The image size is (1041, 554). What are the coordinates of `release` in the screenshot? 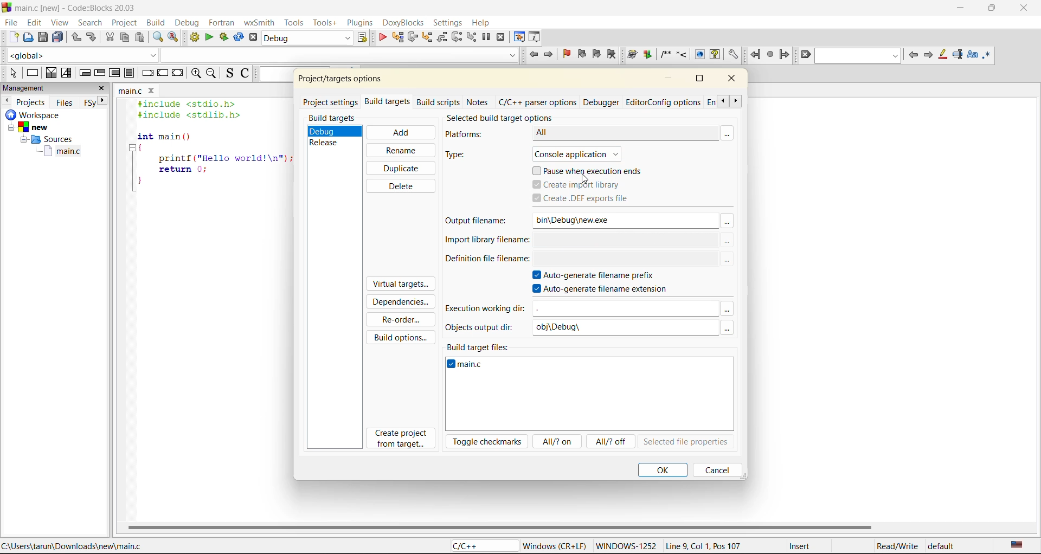 It's located at (327, 143).